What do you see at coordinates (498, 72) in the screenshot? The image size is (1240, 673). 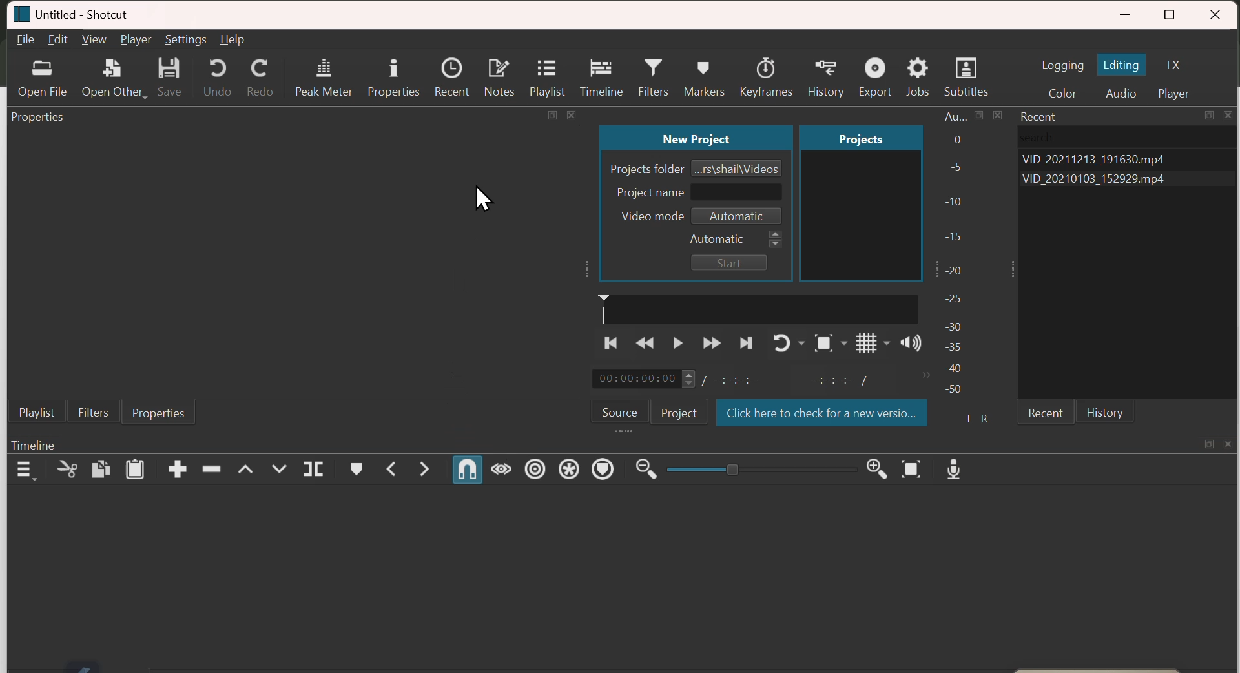 I see `notes` at bounding box center [498, 72].